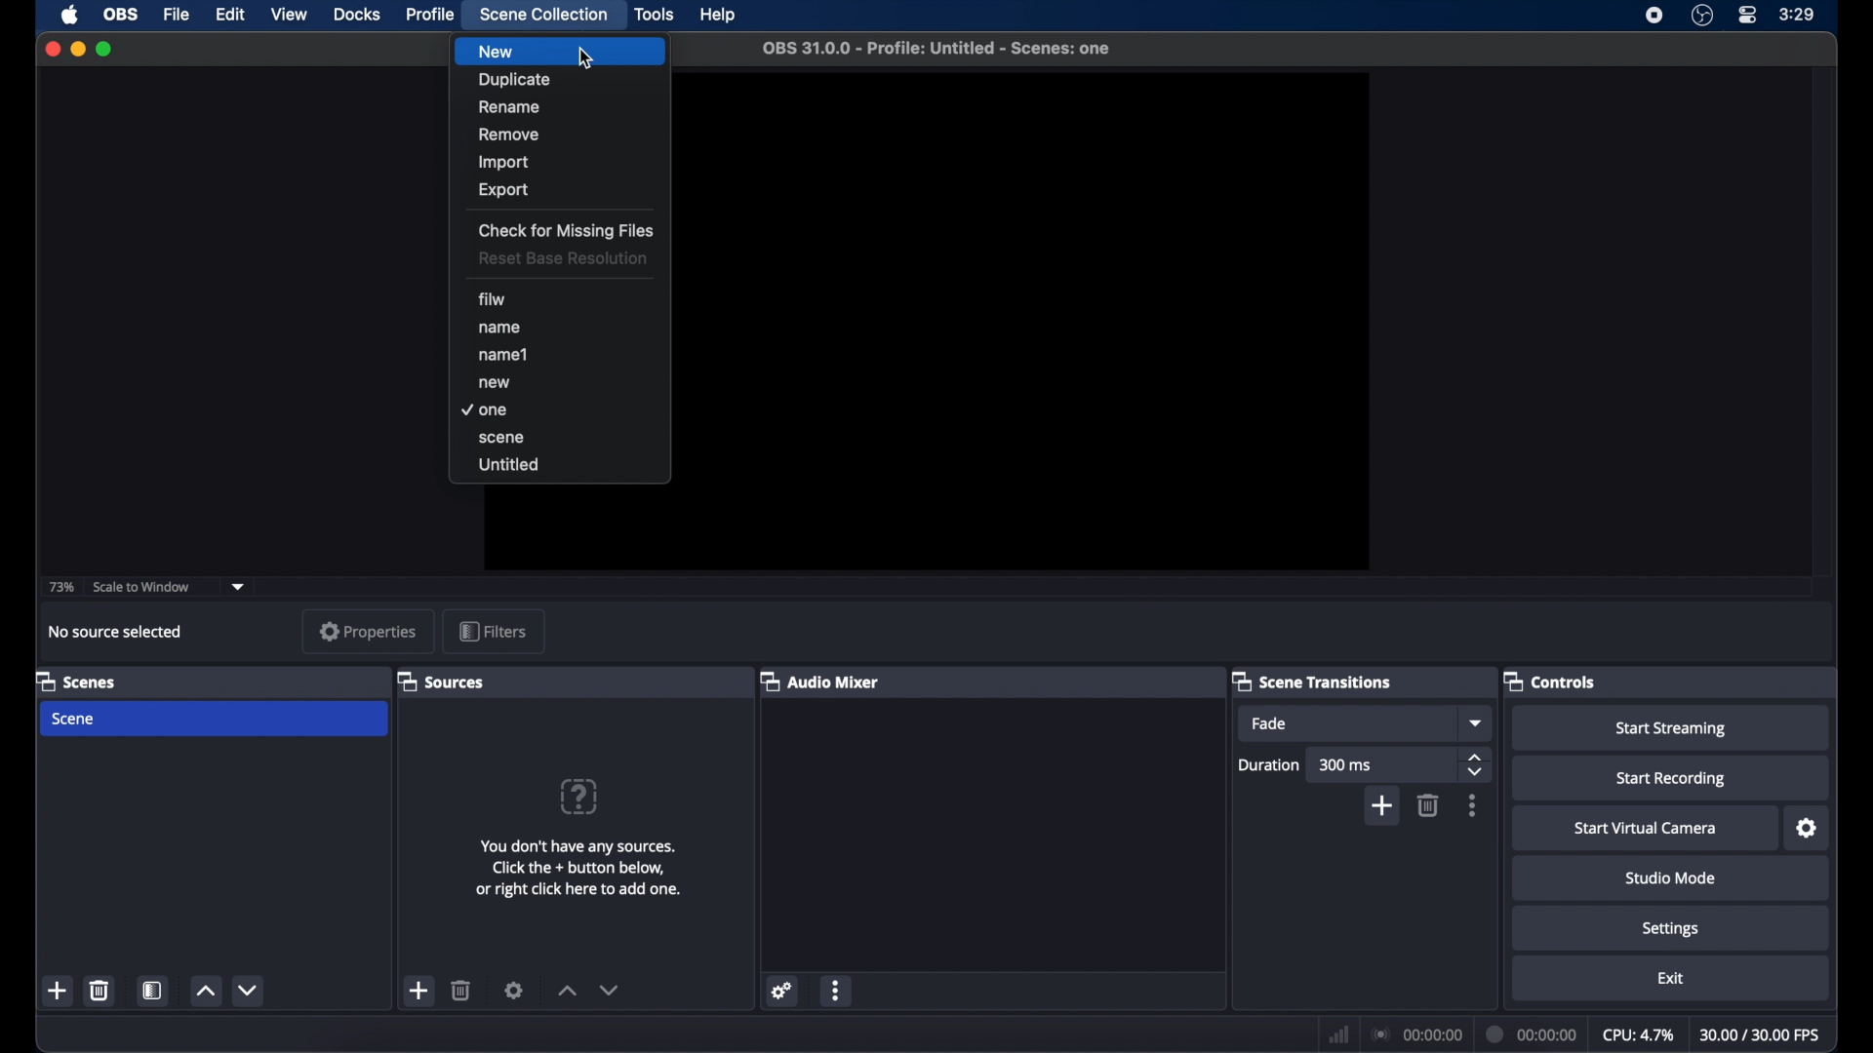  I want to click on Duplicate, so click(562, 78).